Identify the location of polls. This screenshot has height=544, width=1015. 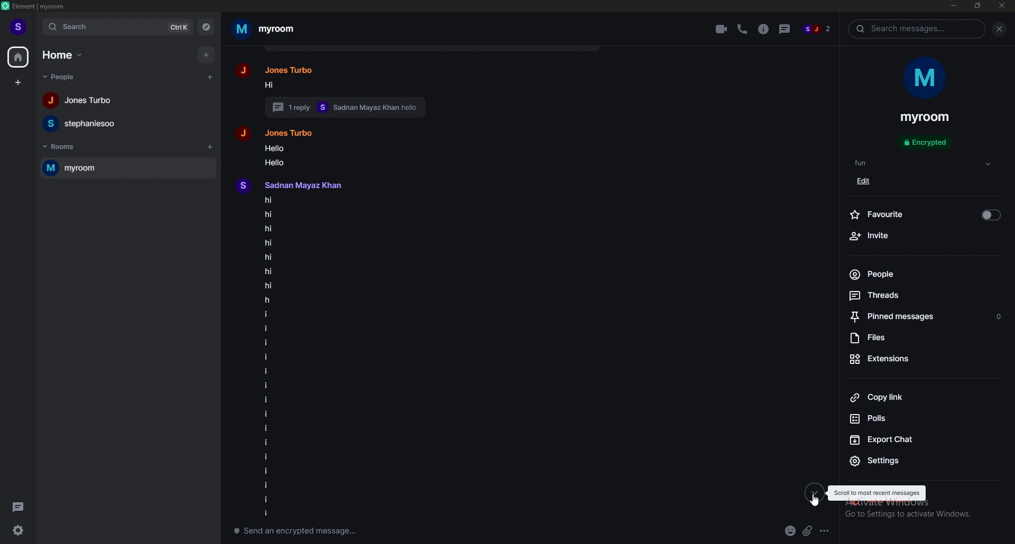
(908, 417).